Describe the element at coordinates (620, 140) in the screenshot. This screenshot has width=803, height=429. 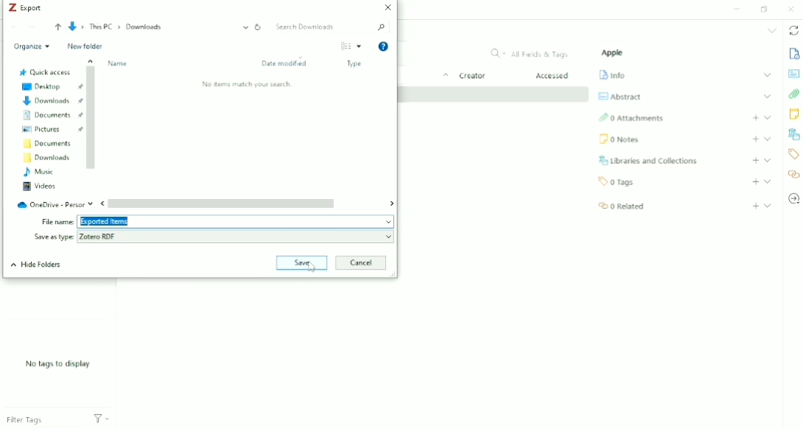
I see `Notes` at that location.